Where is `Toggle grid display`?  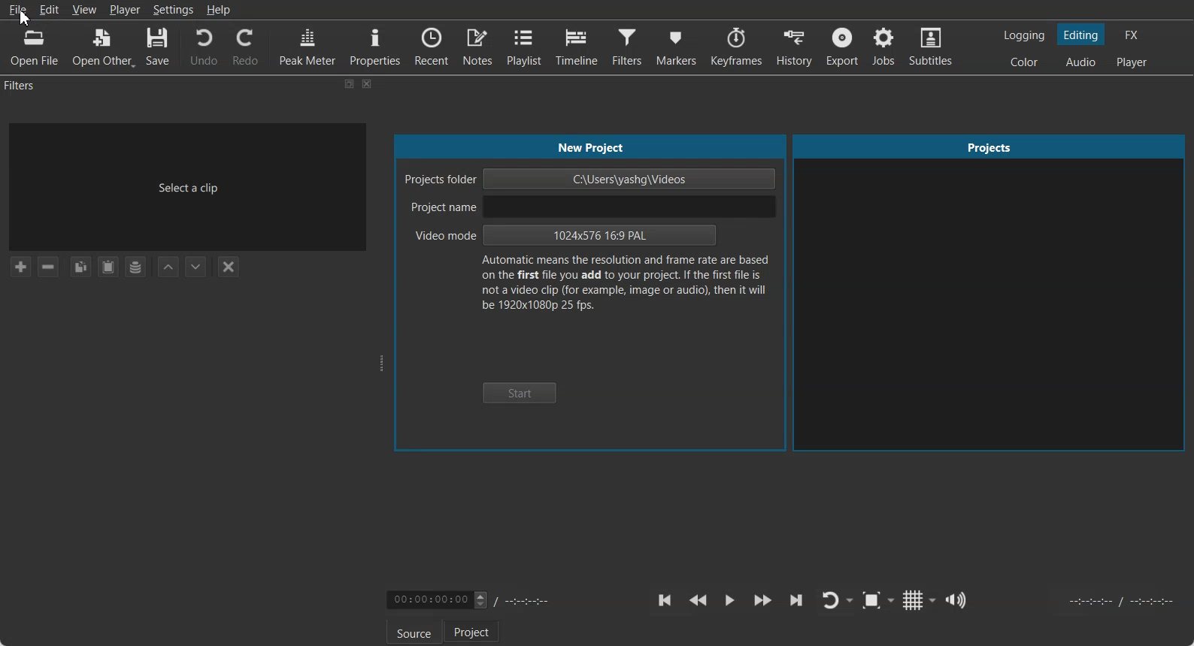 Toggle grid display is located at coordinates (920, 599).